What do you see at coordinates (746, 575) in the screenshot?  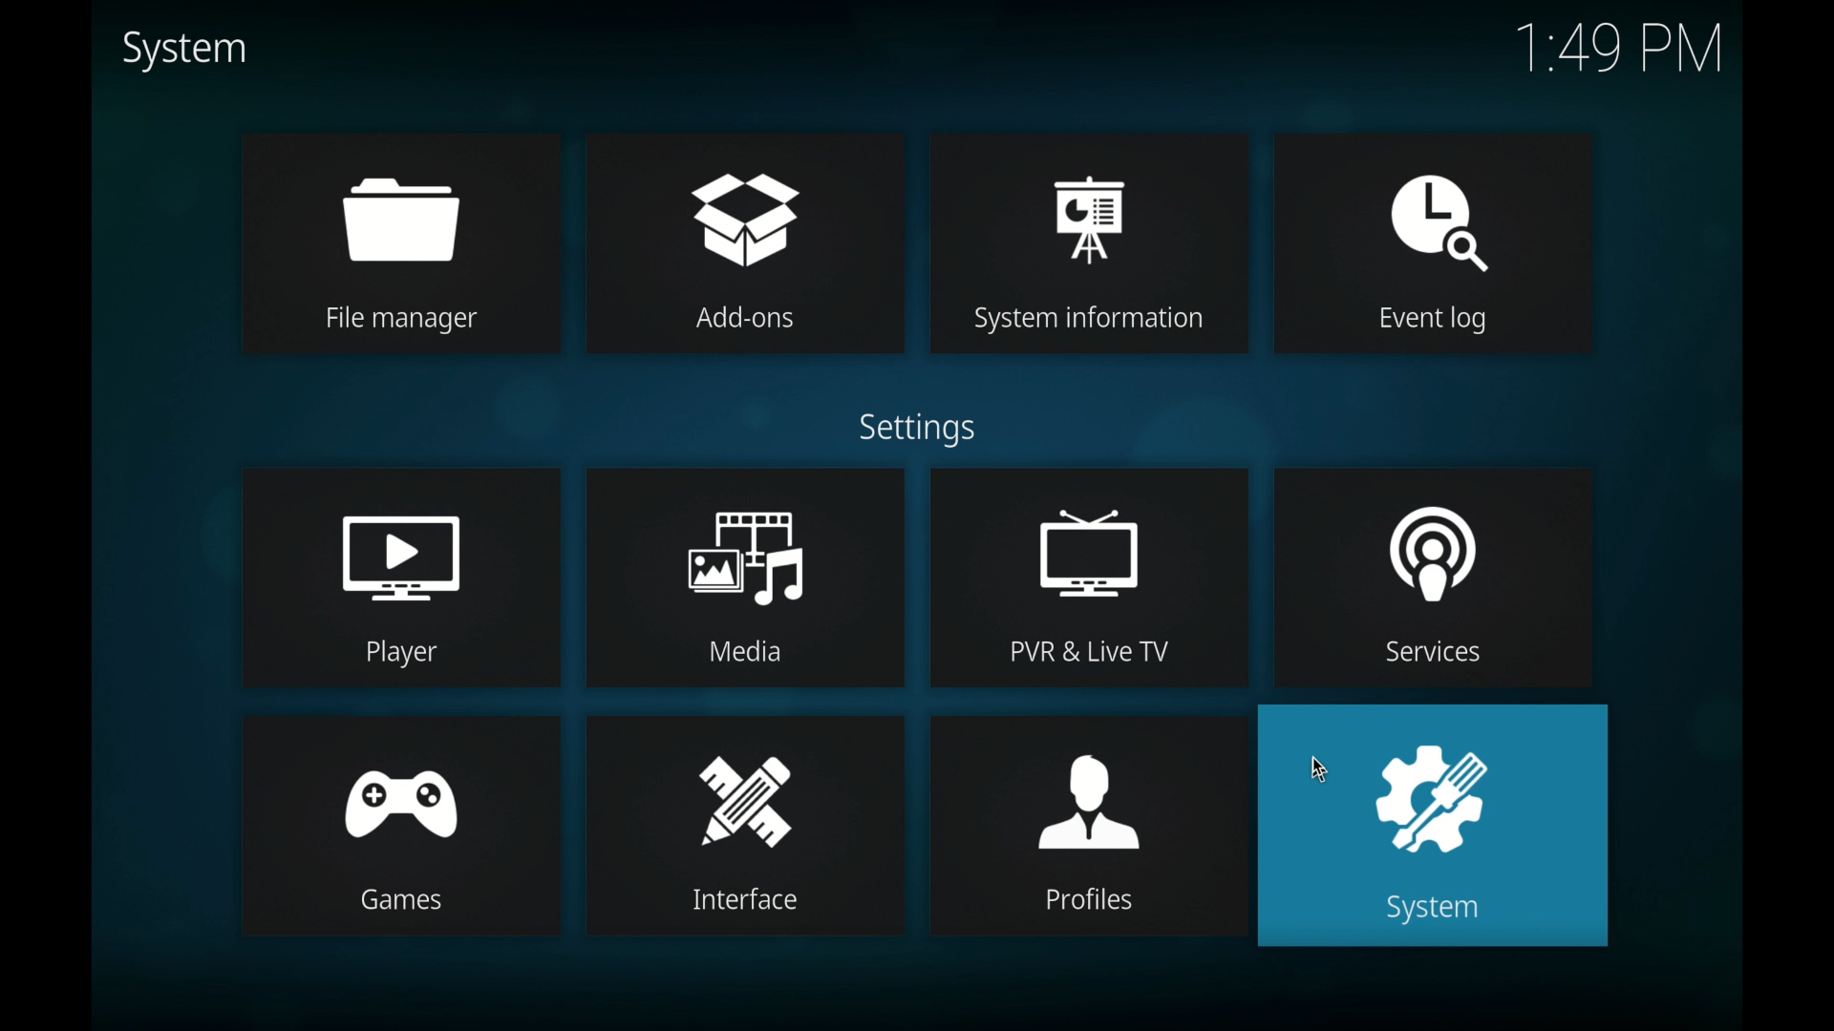 I see `media` at bounding box center [746, 575].